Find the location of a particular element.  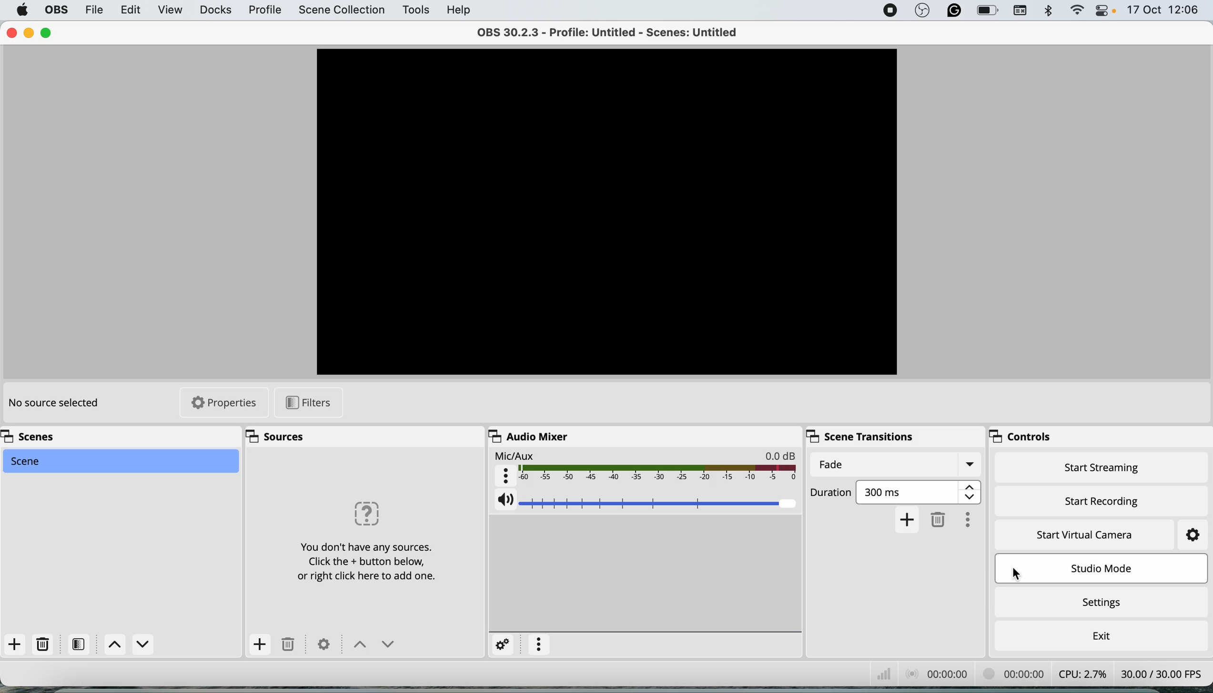

frames per second is located at coordinates (1164, 672).